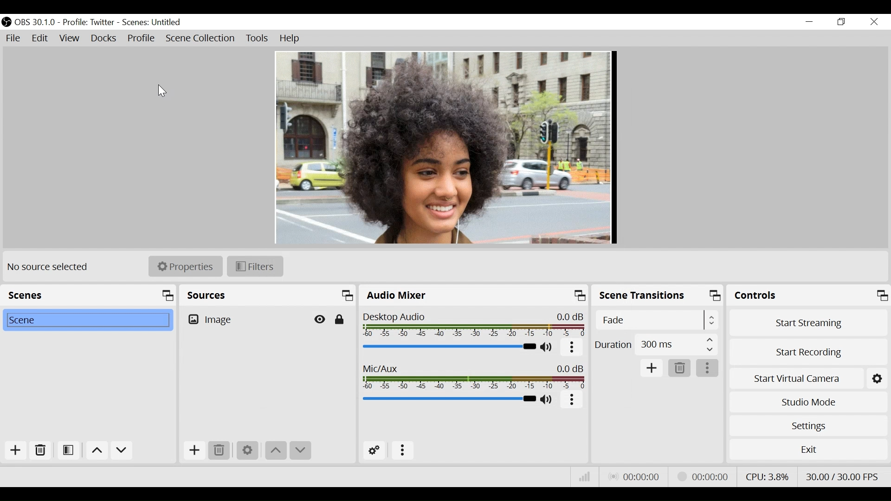 This screenshot has height=501, width=891. Describe the element at coordinates (449, 347) in the screenshot. I see `Desktop Audio Slider` at that location.